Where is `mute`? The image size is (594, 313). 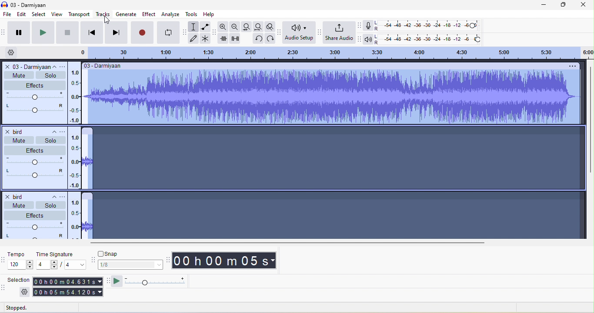 mute is located at coordinates (20, 140).